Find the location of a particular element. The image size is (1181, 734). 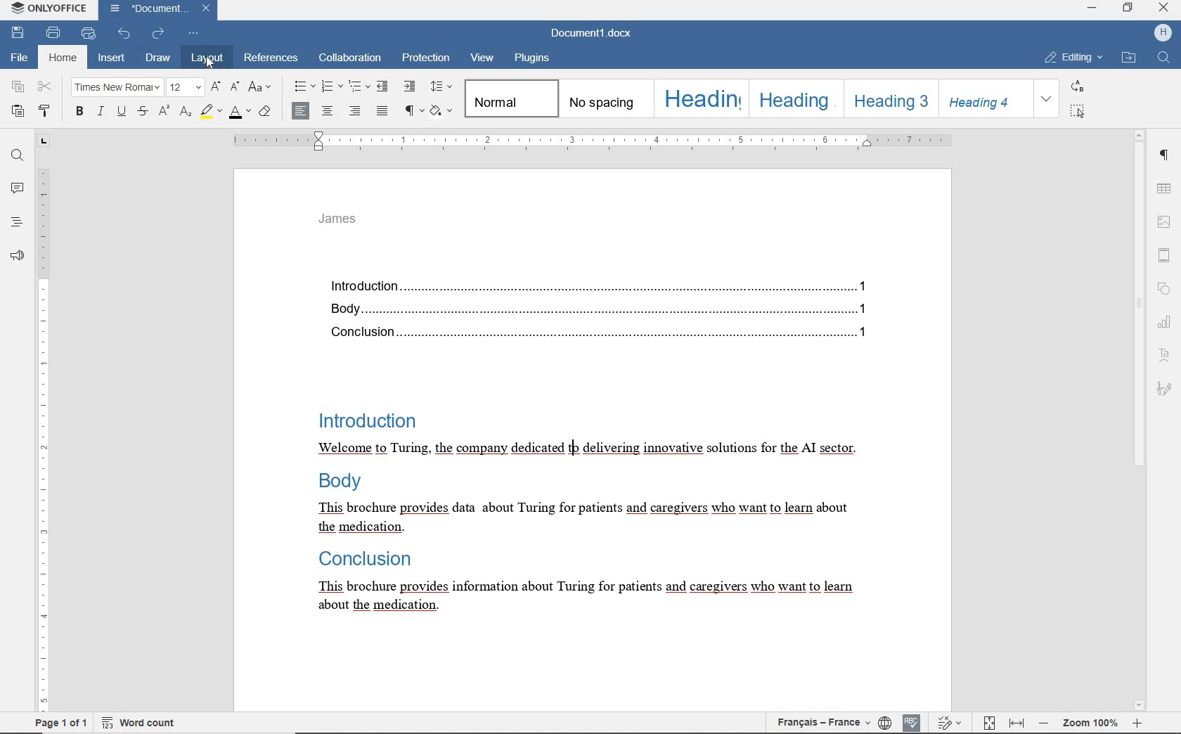

numbering is located at coordinates (332, 87).